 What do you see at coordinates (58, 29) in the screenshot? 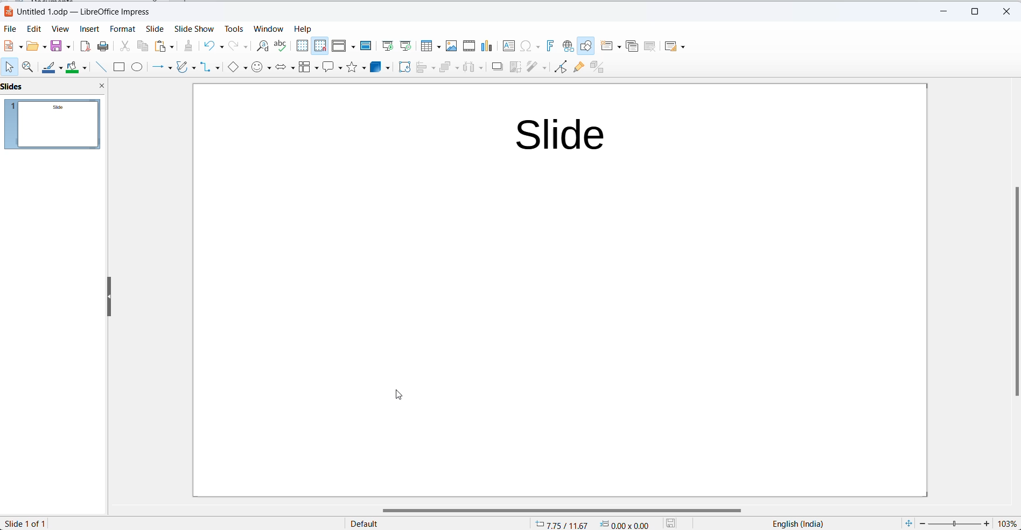
I see `view` at bounding box center [58, 29].